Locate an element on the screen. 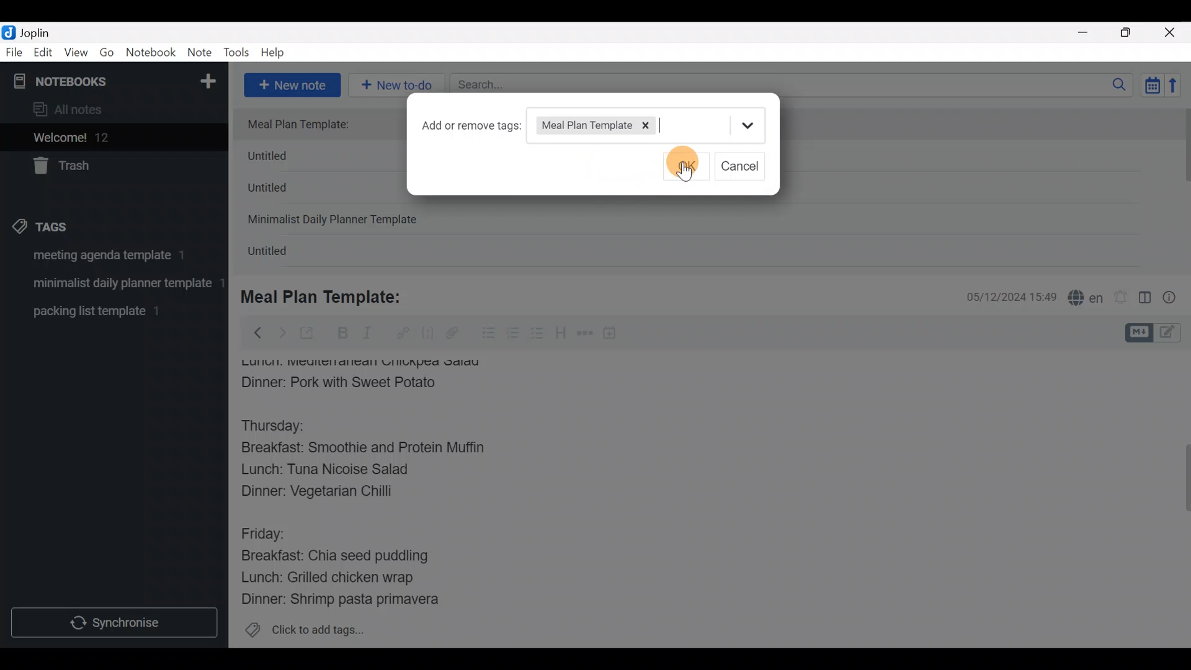 The image size is (1191, 670). Joplin is located at coordinates (43, 31).